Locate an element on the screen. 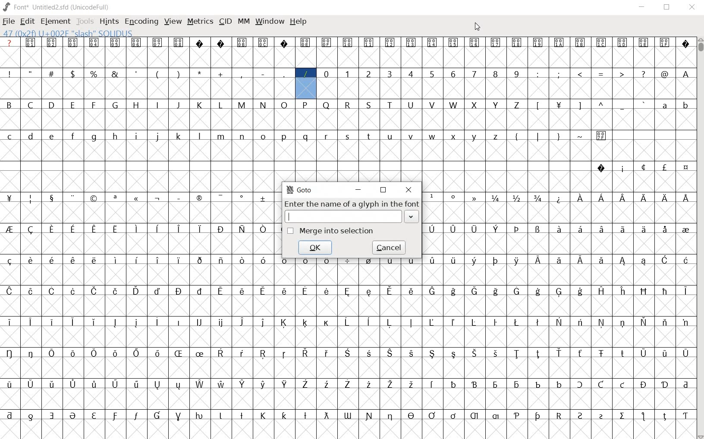 The width and height of the screenshot is (704, 439). checkbox is located at coordinates (291, 231).